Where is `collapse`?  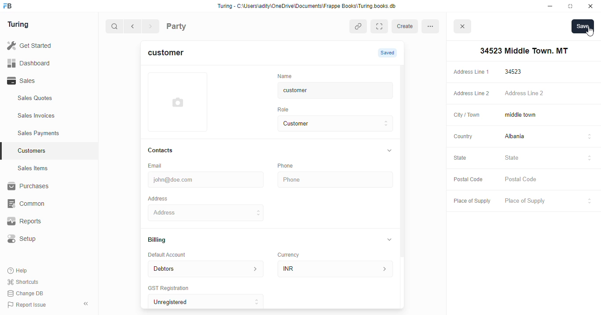
collapse is located at coordinates (390, 239).